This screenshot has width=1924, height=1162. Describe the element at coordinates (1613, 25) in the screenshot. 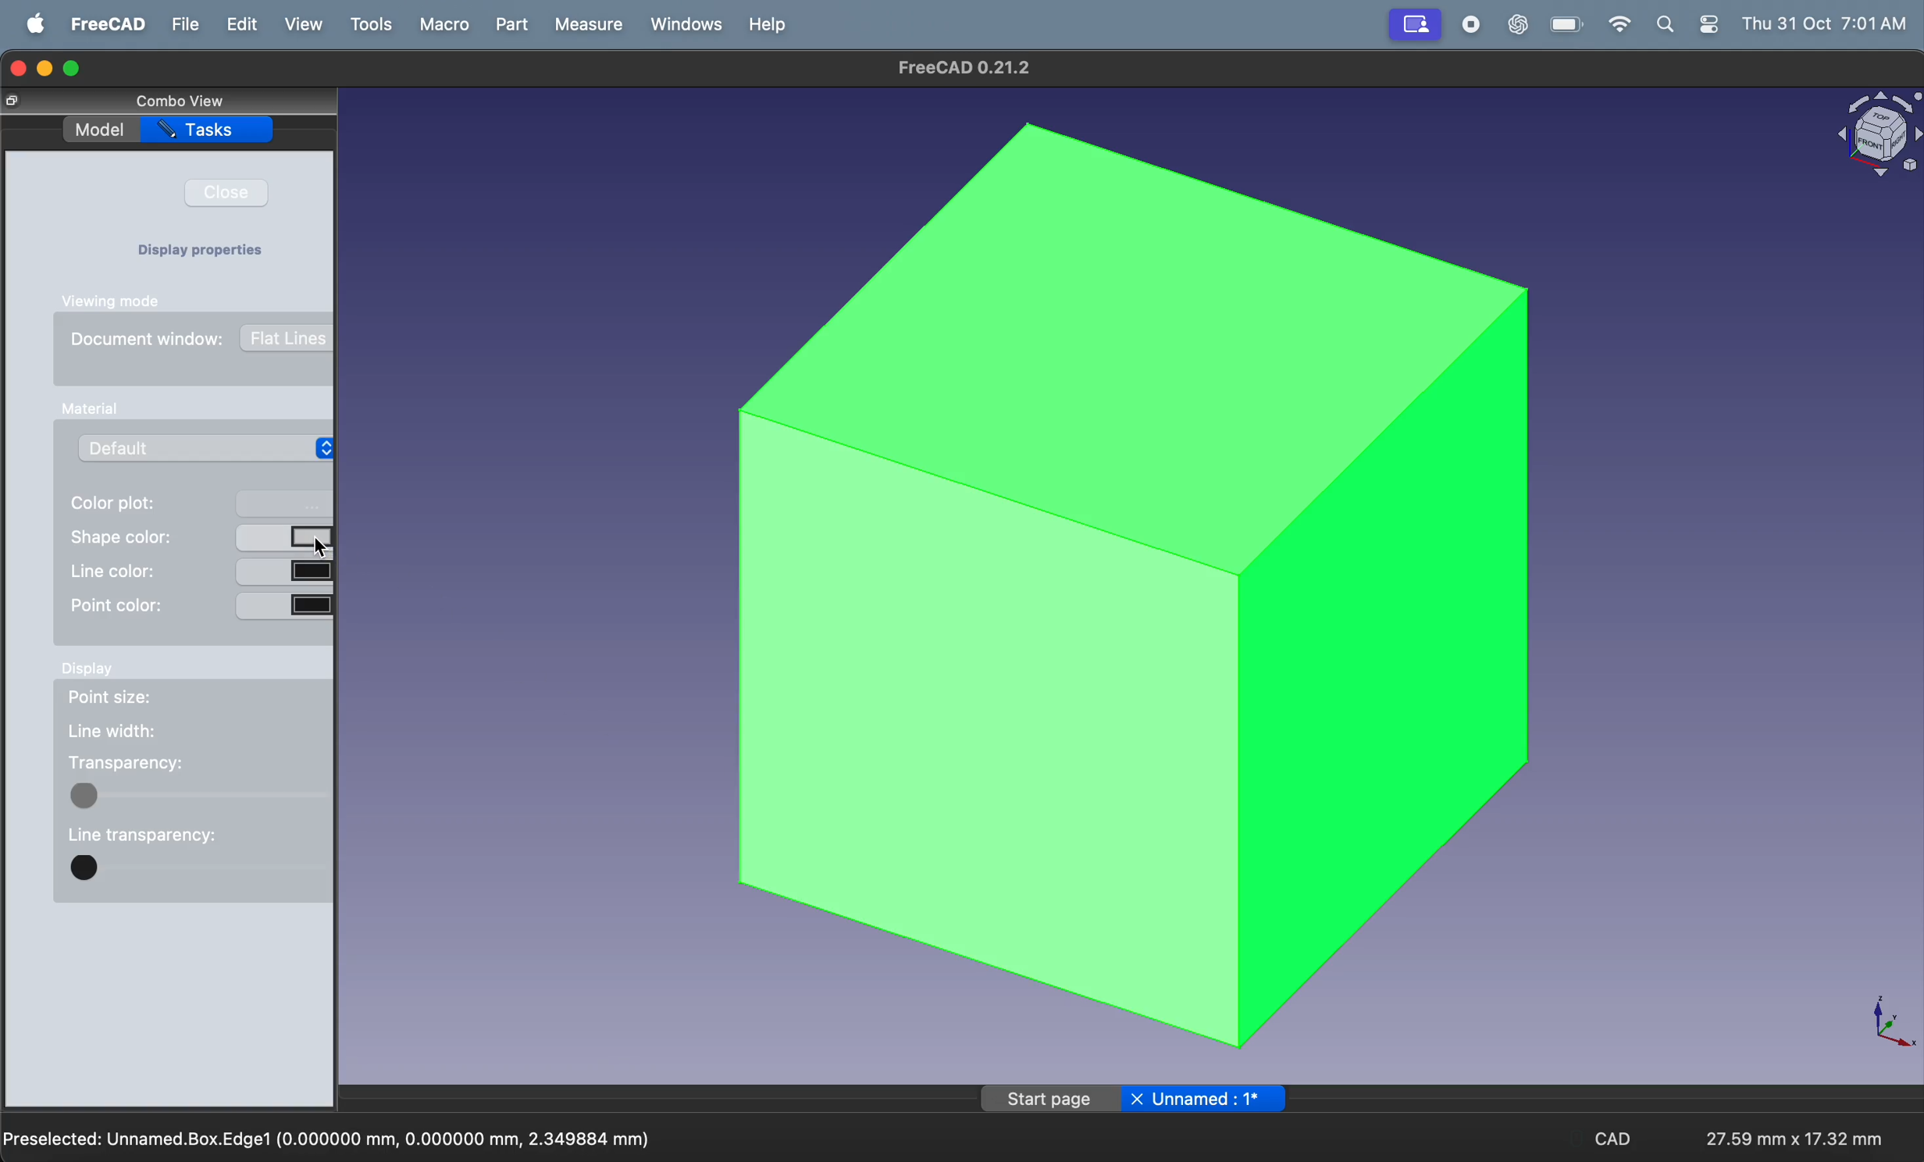

I see `wifi` at that location.